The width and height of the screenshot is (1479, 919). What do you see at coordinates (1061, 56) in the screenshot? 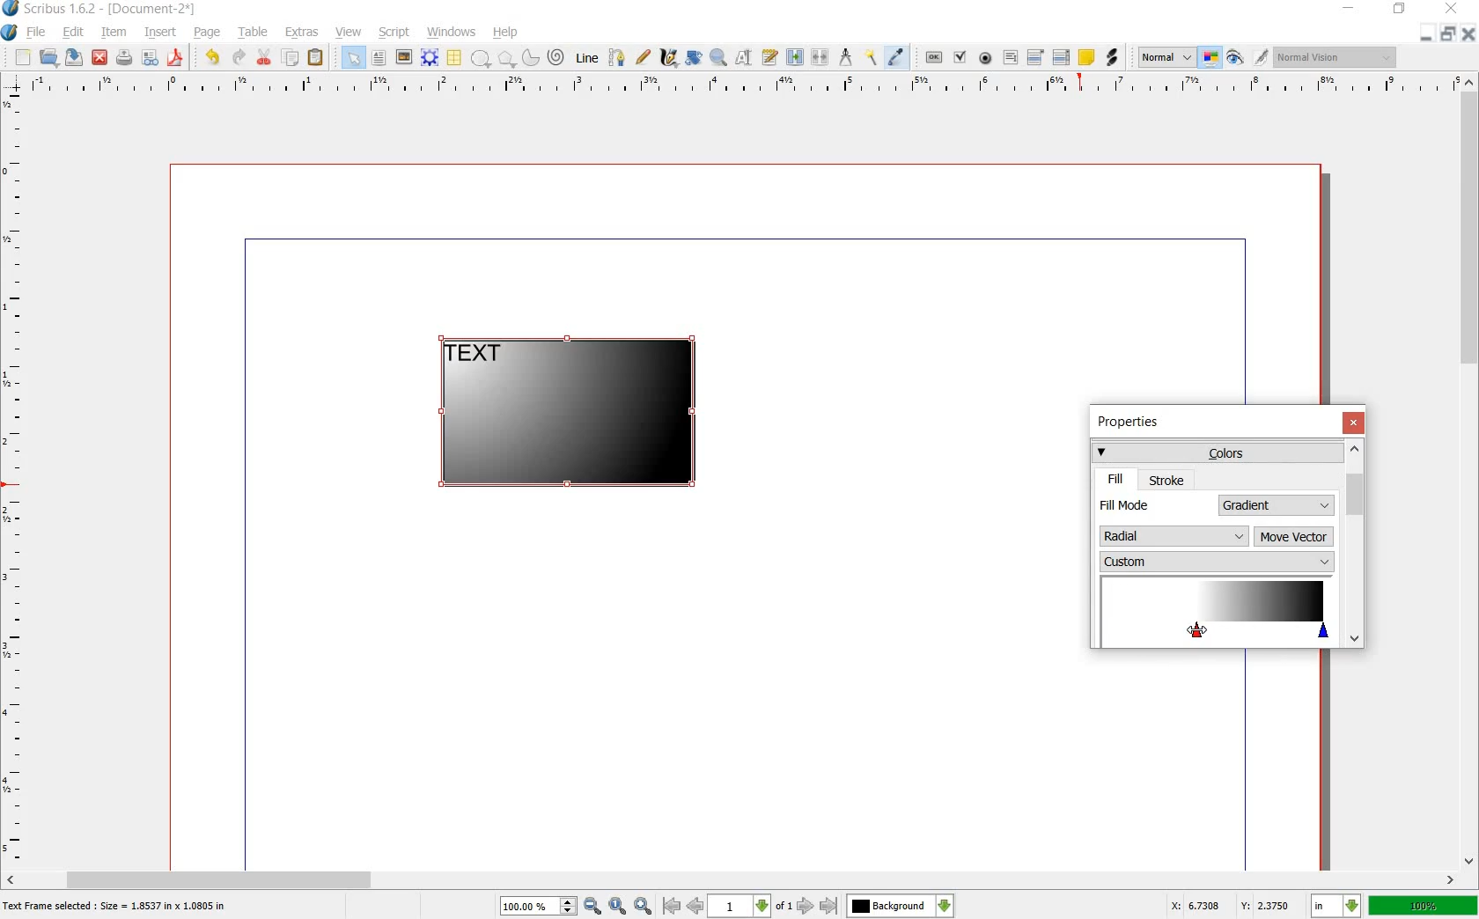
I see `pdf list box` at bounding box center [1061, 56].